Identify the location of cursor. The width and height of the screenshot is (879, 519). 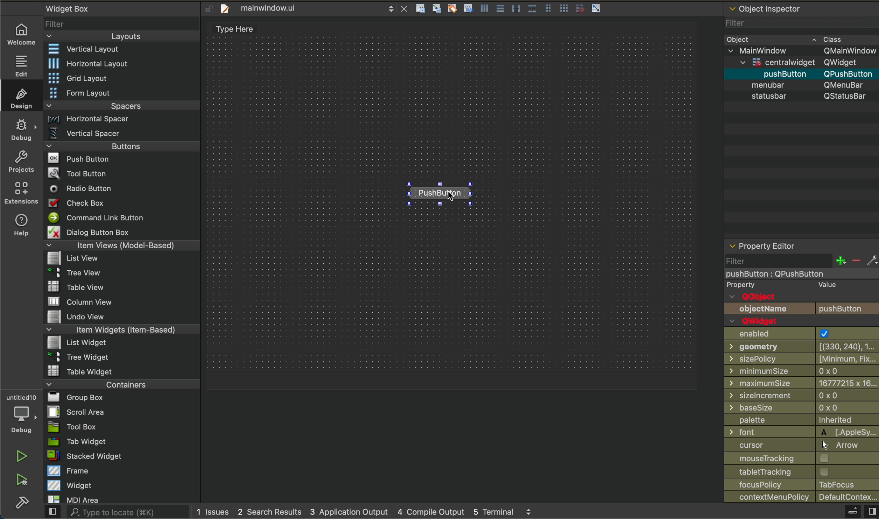
(802, 444).